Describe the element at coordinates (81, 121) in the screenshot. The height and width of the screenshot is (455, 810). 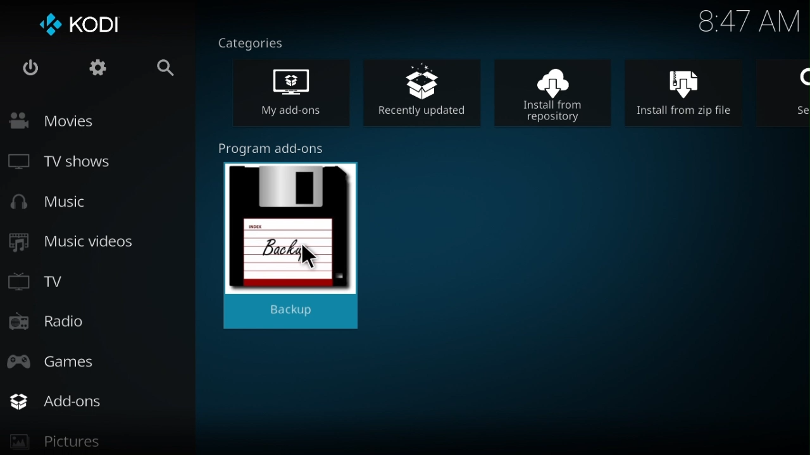
I see `Movies` at that location.